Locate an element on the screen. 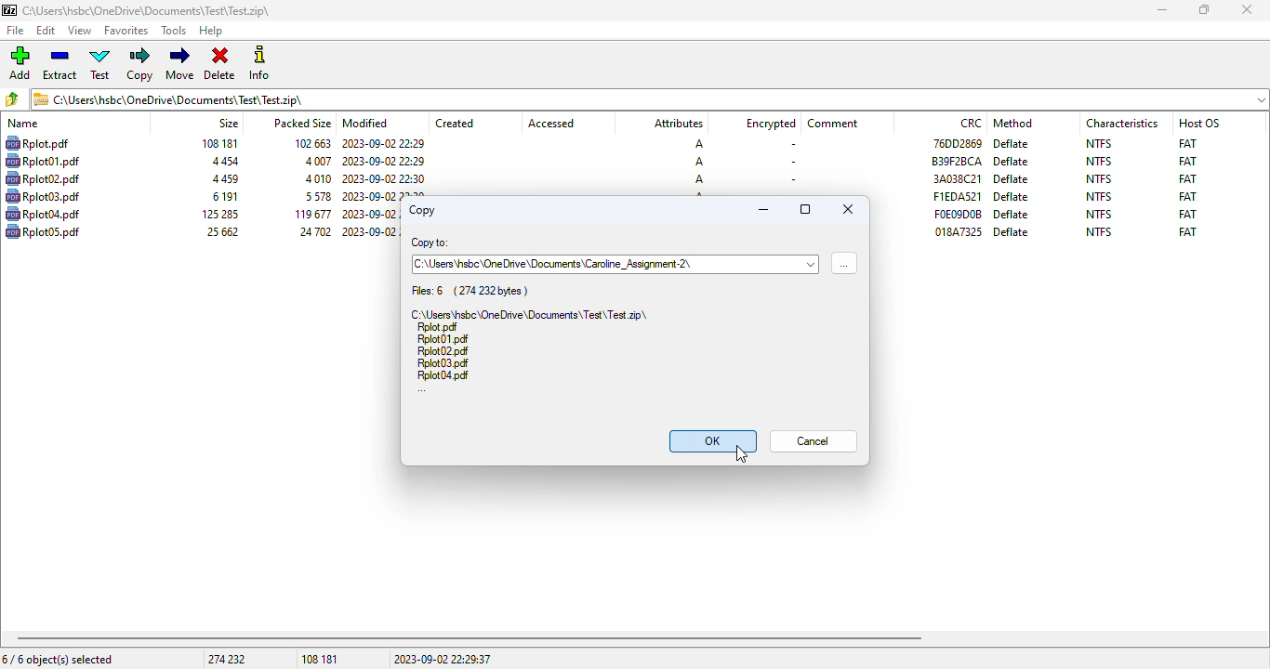 Image resolution: width=1270 pixels, height=669 pixels. horizontal scroll bar is located at coordinates (470, 638).